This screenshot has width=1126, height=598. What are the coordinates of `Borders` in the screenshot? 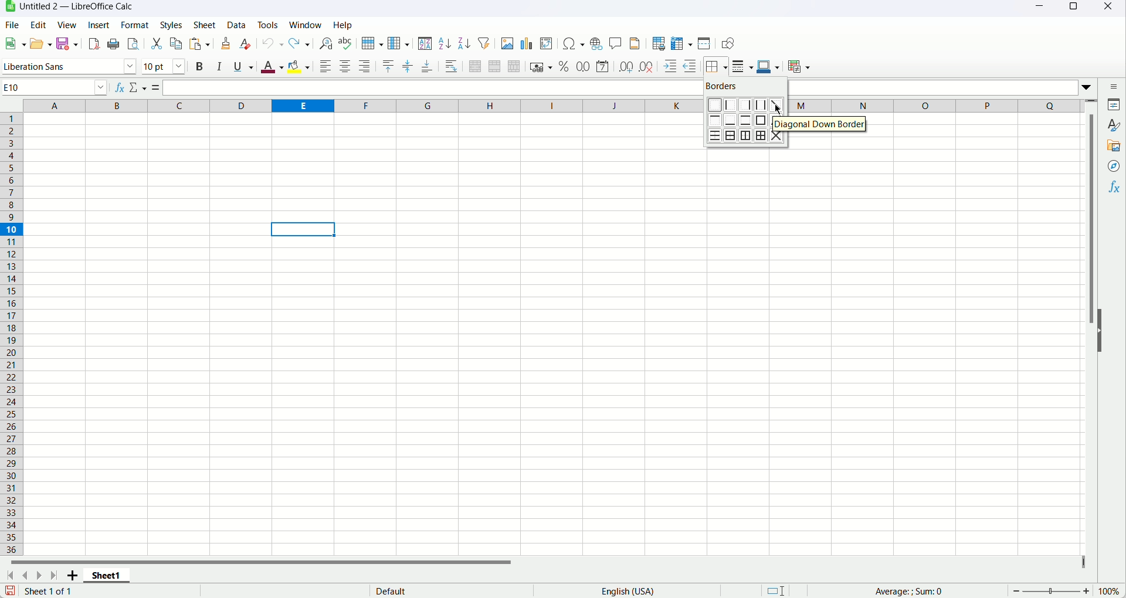 It's located at (715, 66).